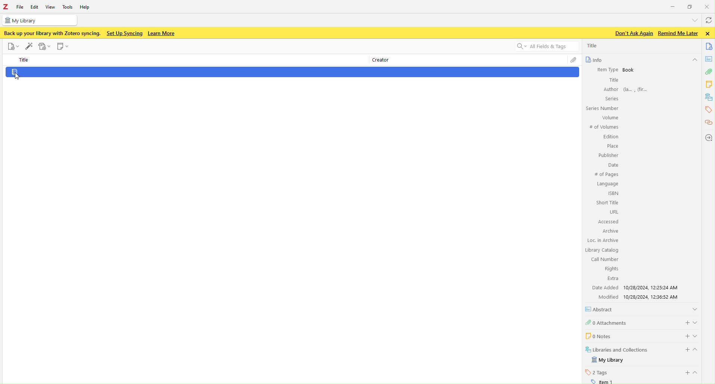  Describe the element at coordinates (63, 46) in the screenshot. I see `new note ` at that location.